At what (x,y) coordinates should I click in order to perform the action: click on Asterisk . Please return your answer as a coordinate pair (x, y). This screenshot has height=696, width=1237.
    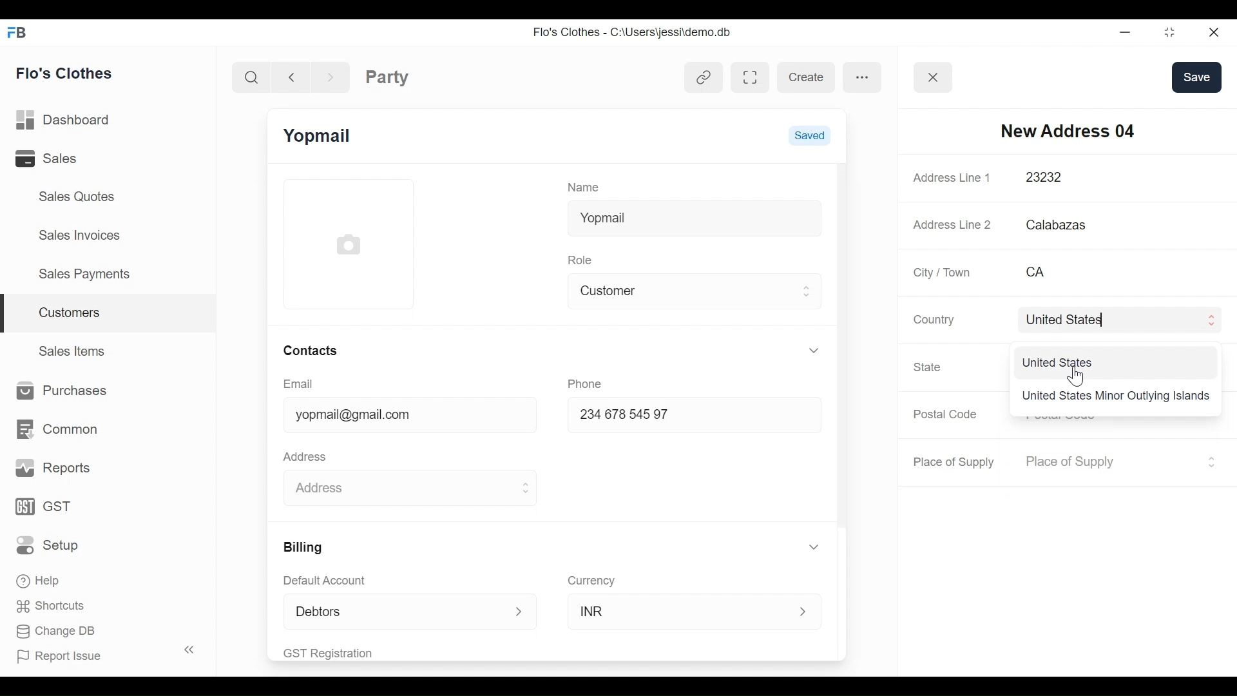
    Looking at the image, I should click on (1213, 271).